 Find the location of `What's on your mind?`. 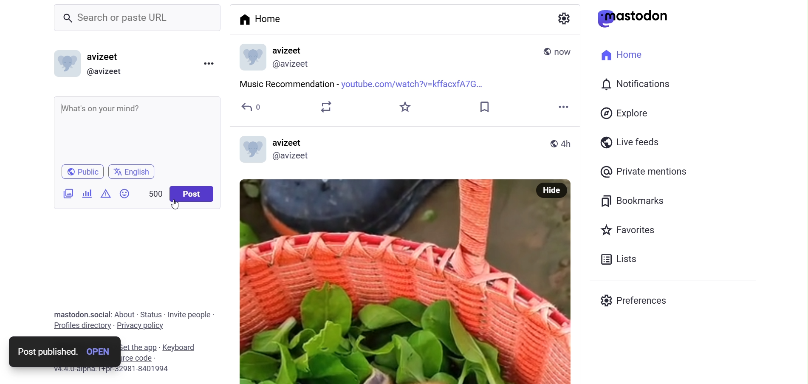

What's on your mind? is located at coordinates (138, 127).